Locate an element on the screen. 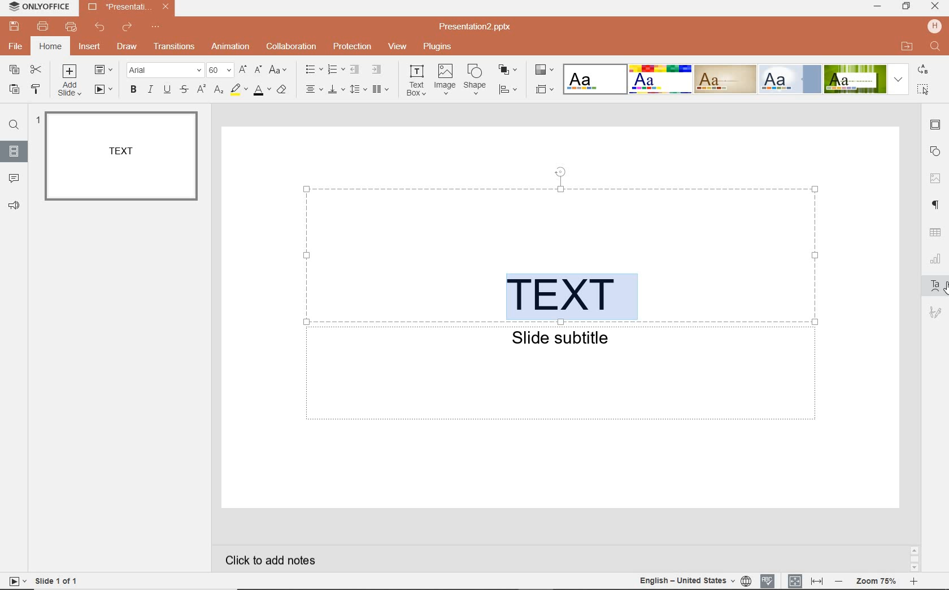  PROTECTION is located at coordinates (351, 46).